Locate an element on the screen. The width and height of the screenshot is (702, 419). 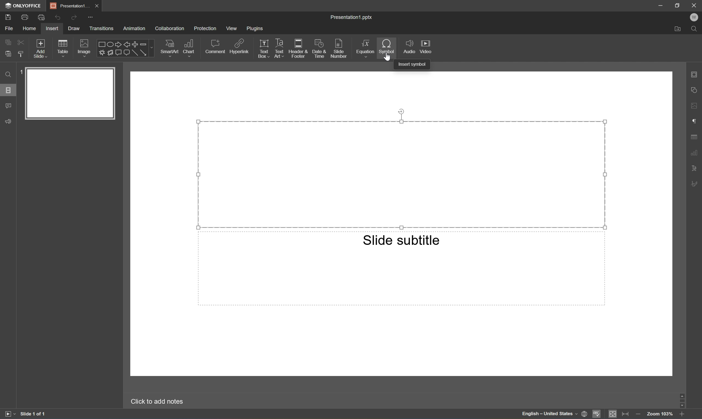
Symbol is located at coordinates (386, 46).